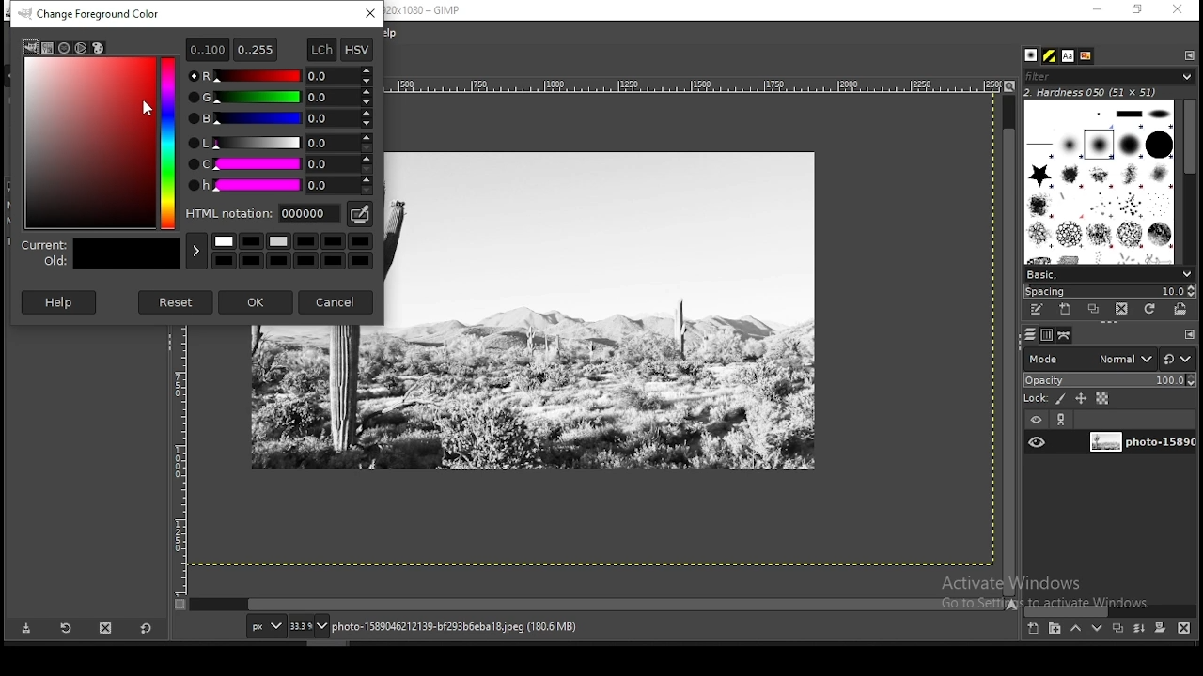  I want to click on spacing, so click(1109, 291).